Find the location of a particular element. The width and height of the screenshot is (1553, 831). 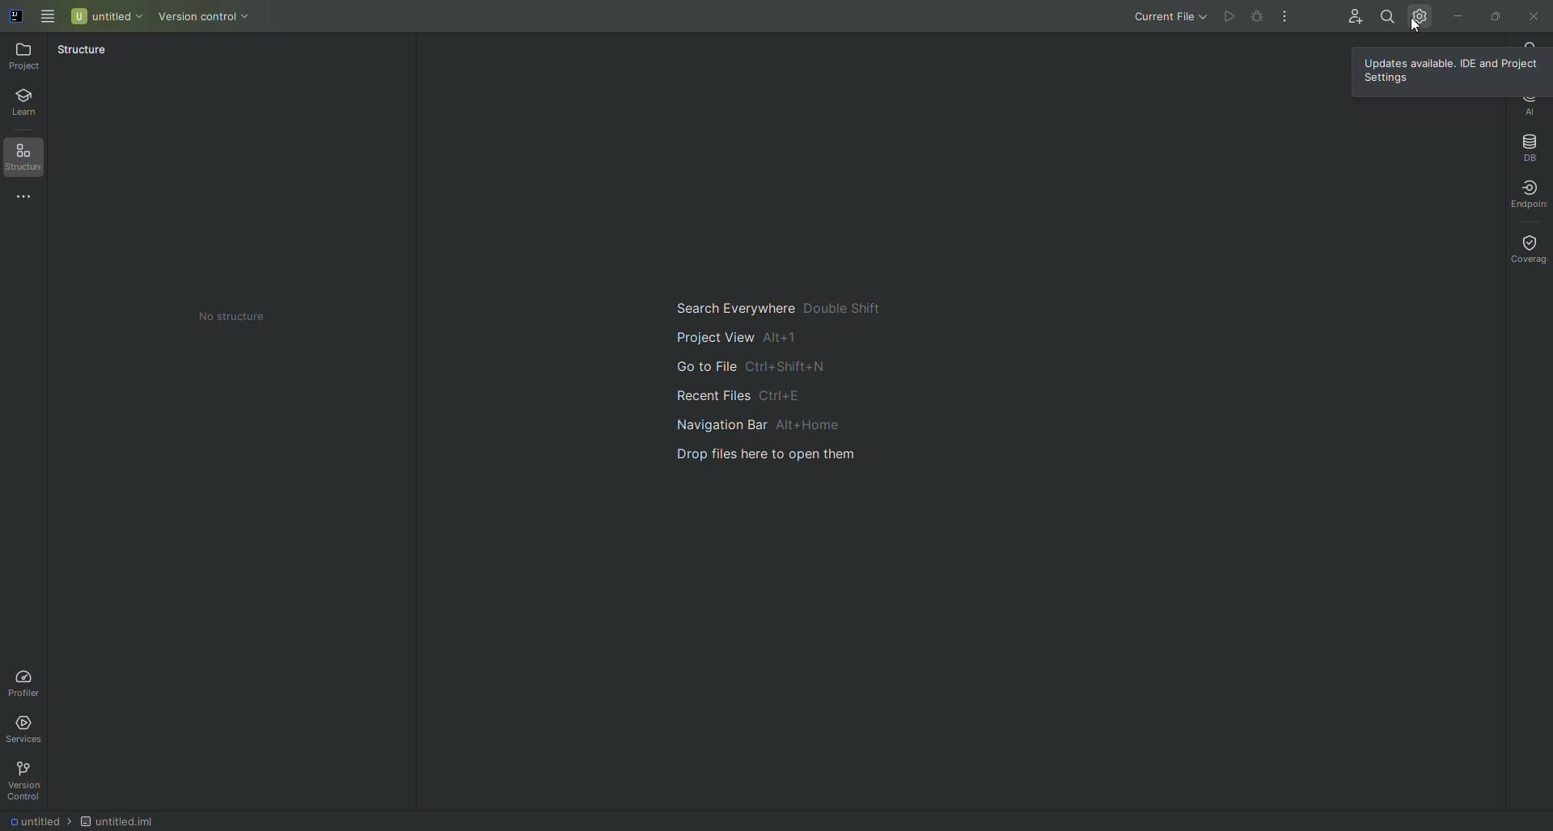

Navigation Bar  is located at coordinates (774, 423).